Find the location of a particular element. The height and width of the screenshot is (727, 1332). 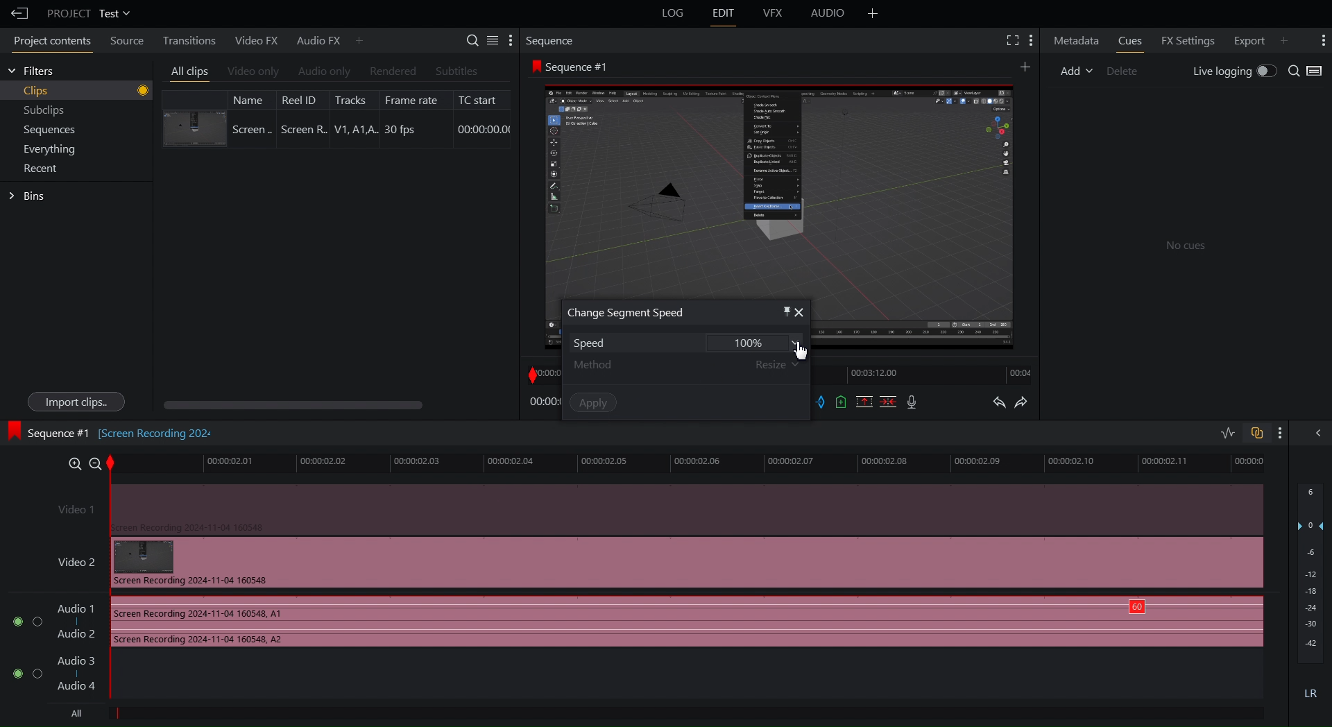

Subtitles is located at coordinates (457, 71).